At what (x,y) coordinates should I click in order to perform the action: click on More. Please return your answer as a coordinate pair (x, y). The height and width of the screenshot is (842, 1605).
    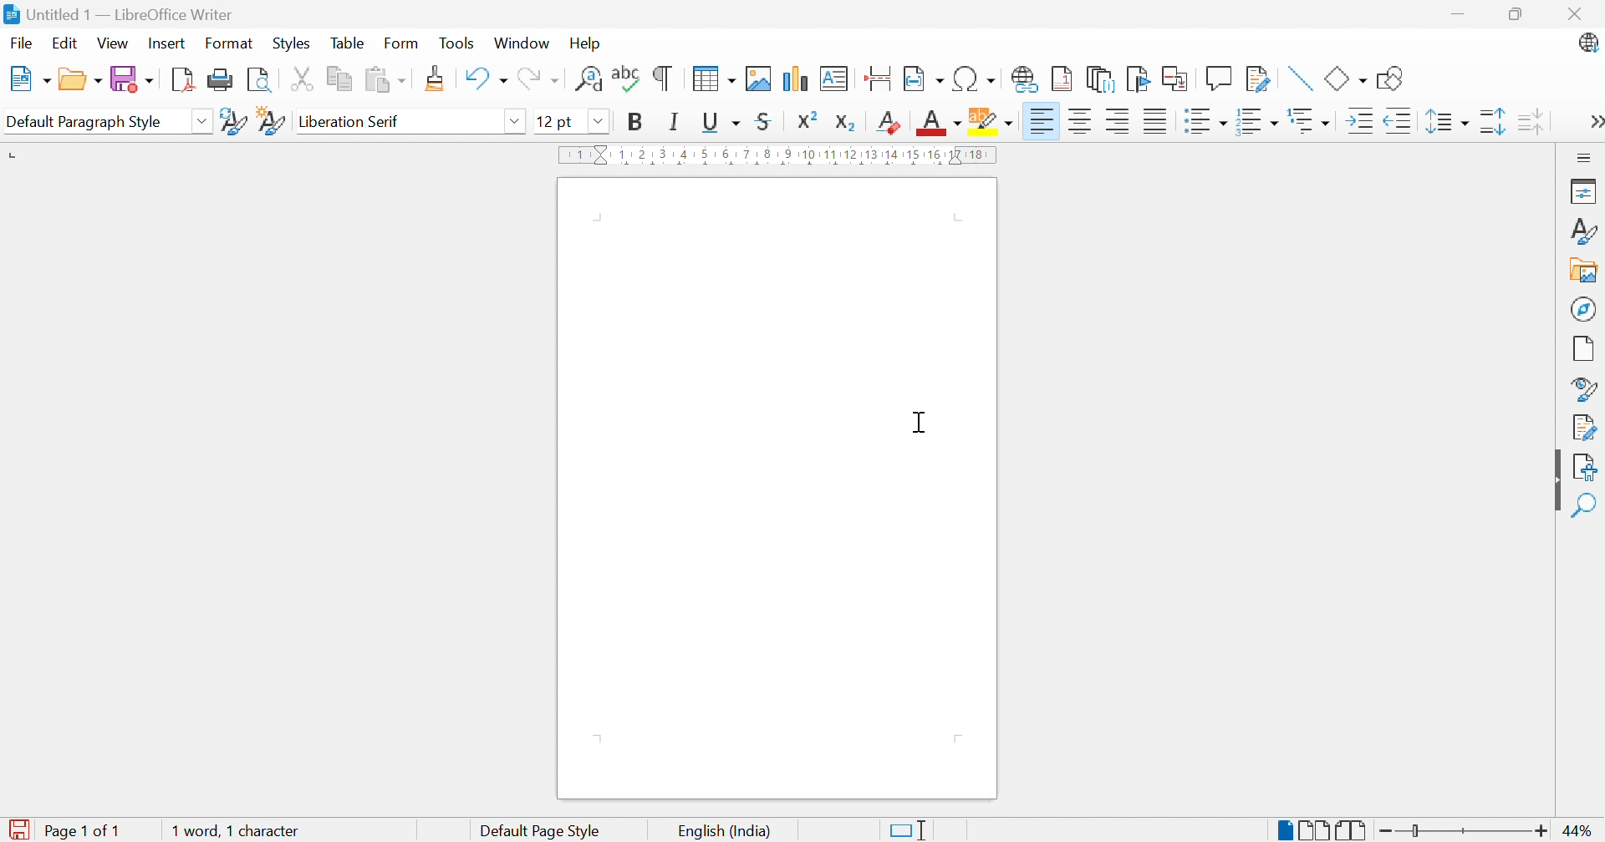
    Looking at the image, I should click on (1595, 124).